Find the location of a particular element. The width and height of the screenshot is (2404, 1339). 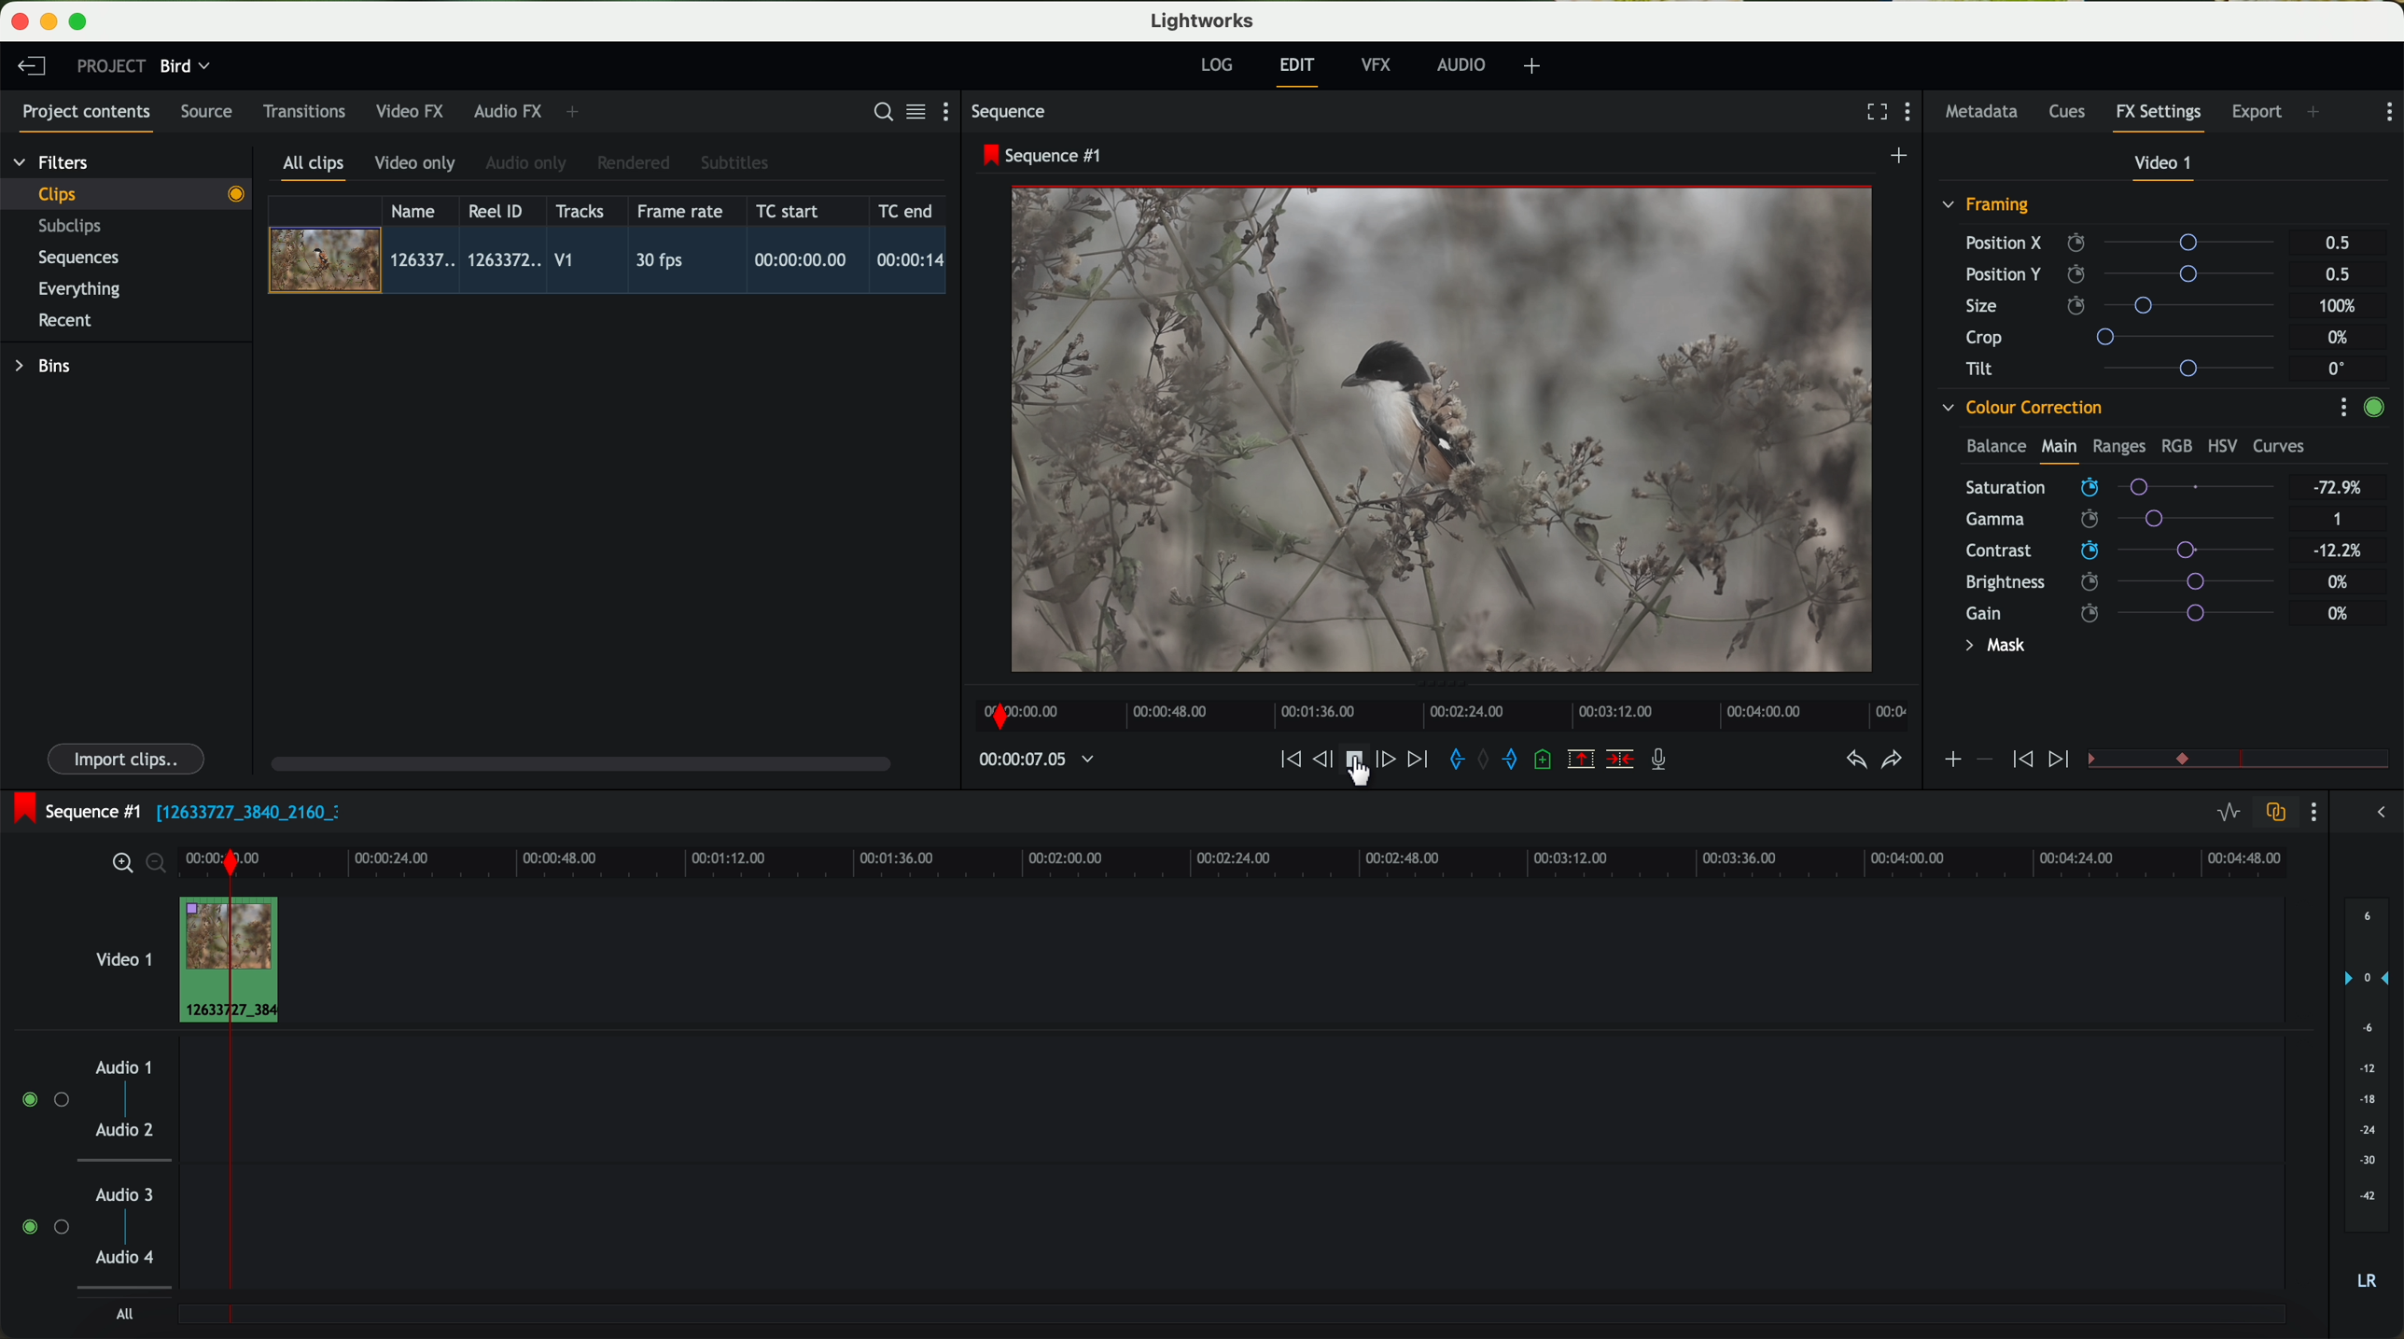

drag video to video track 1 is located at coordinates (274, 961).